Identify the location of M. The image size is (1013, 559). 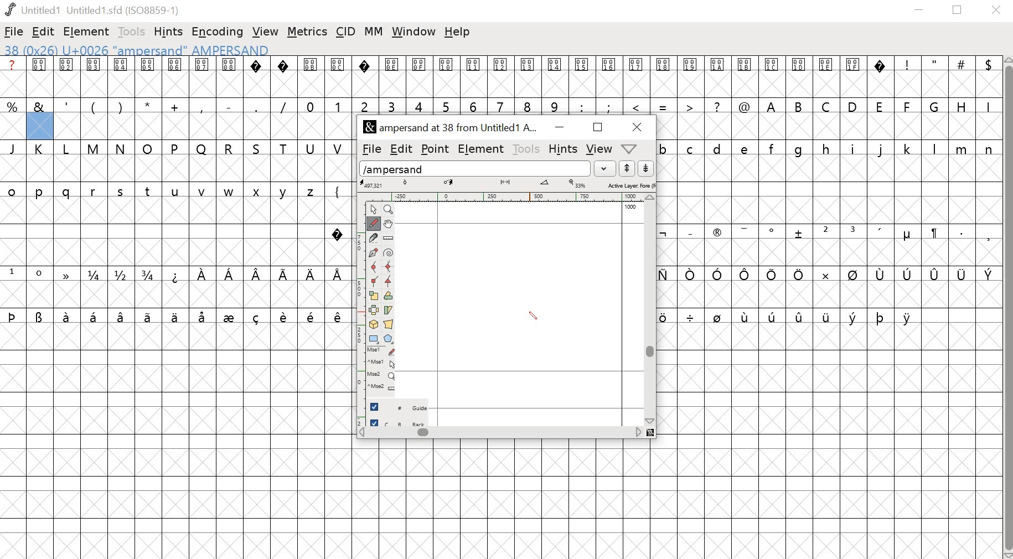
(94, 148).